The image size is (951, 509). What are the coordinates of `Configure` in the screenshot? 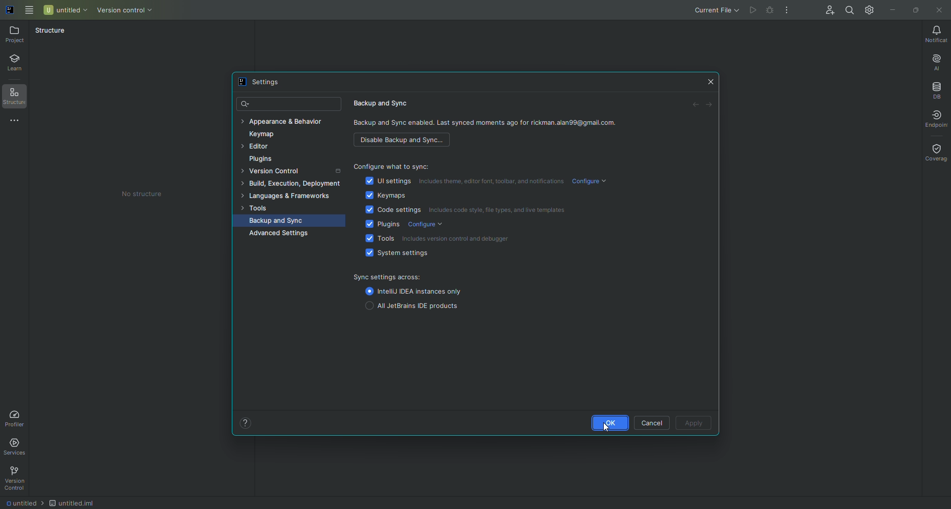 It's located at (594, 182).